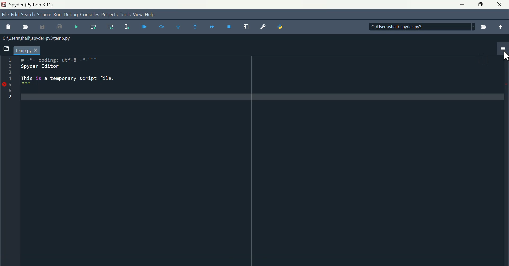 The height and width of the screenshot is (266, 509). I want to click on execute until same function return, so click(198, 27).